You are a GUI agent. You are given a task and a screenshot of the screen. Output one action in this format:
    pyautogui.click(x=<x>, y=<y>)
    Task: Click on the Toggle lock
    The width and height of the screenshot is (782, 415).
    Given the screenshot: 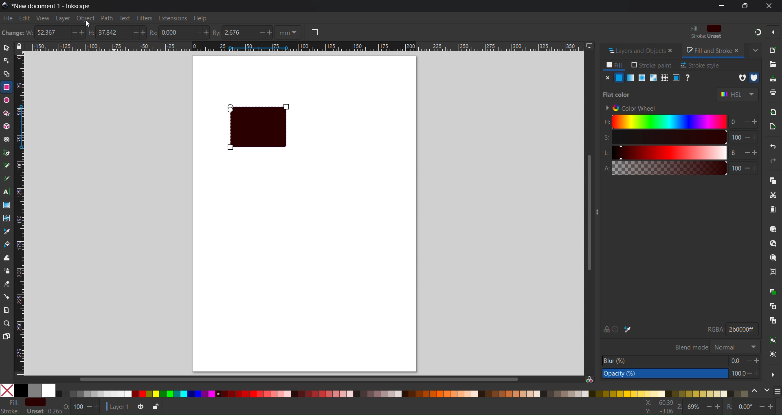 What is the action you would take?
    pyautogui.click(x=21, y=46)
    